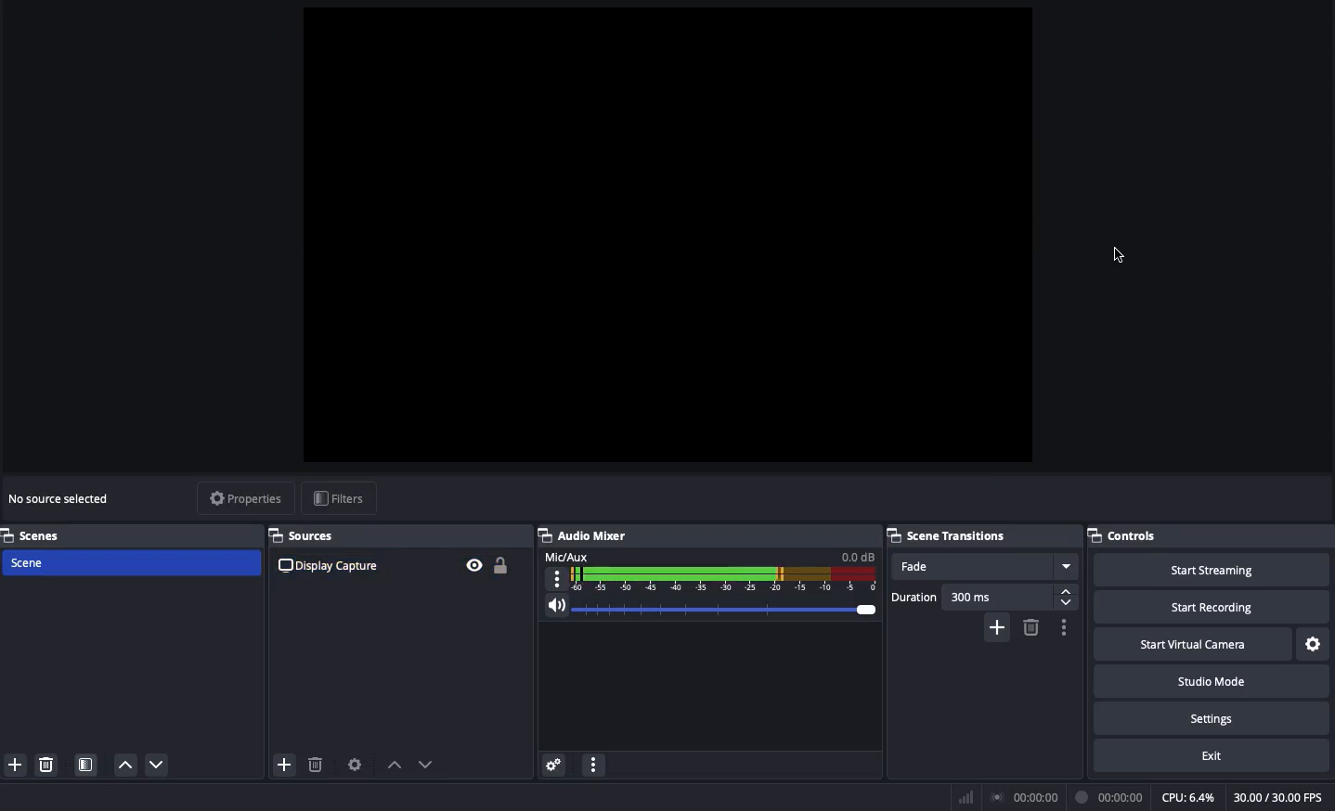  What do you see at coordinates (950, 535) in the screenshot?
I see `Scene transition` at bounding box center [950, 535].